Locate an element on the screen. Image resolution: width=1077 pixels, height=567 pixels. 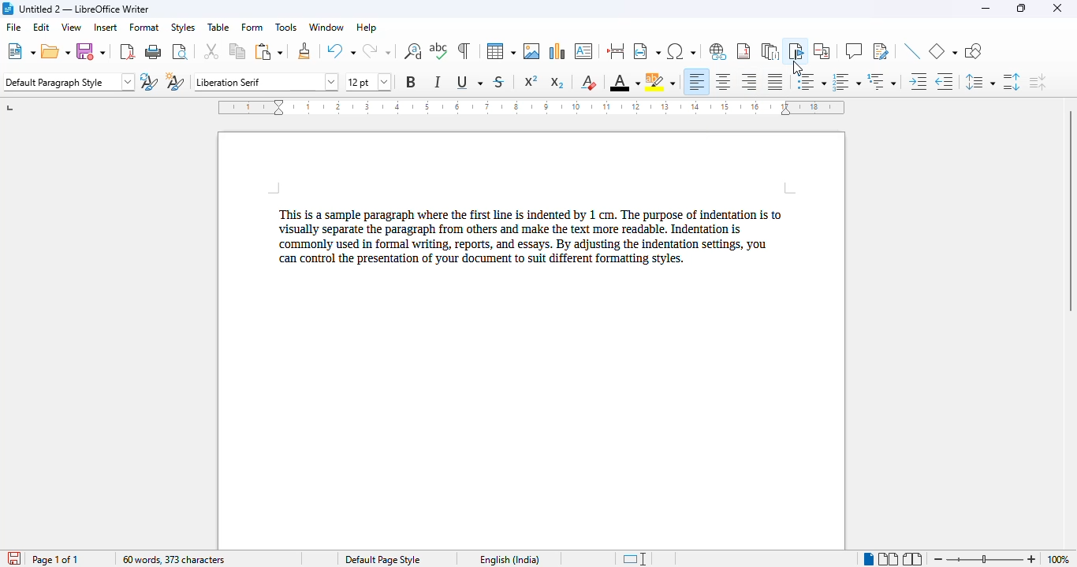
underline is located at coordinates (469, 81).